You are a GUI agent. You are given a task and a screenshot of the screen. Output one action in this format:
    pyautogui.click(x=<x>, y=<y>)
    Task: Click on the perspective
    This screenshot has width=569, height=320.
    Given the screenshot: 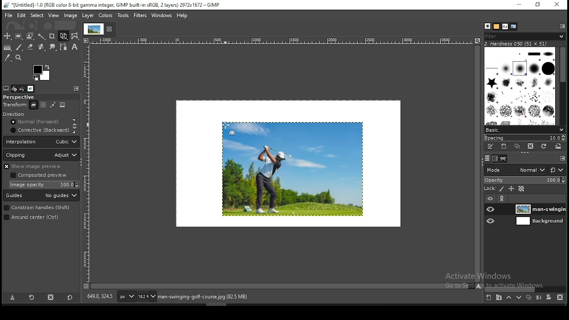 What is the action you would take?
    pyautogui.click(x=26, y=97)
    